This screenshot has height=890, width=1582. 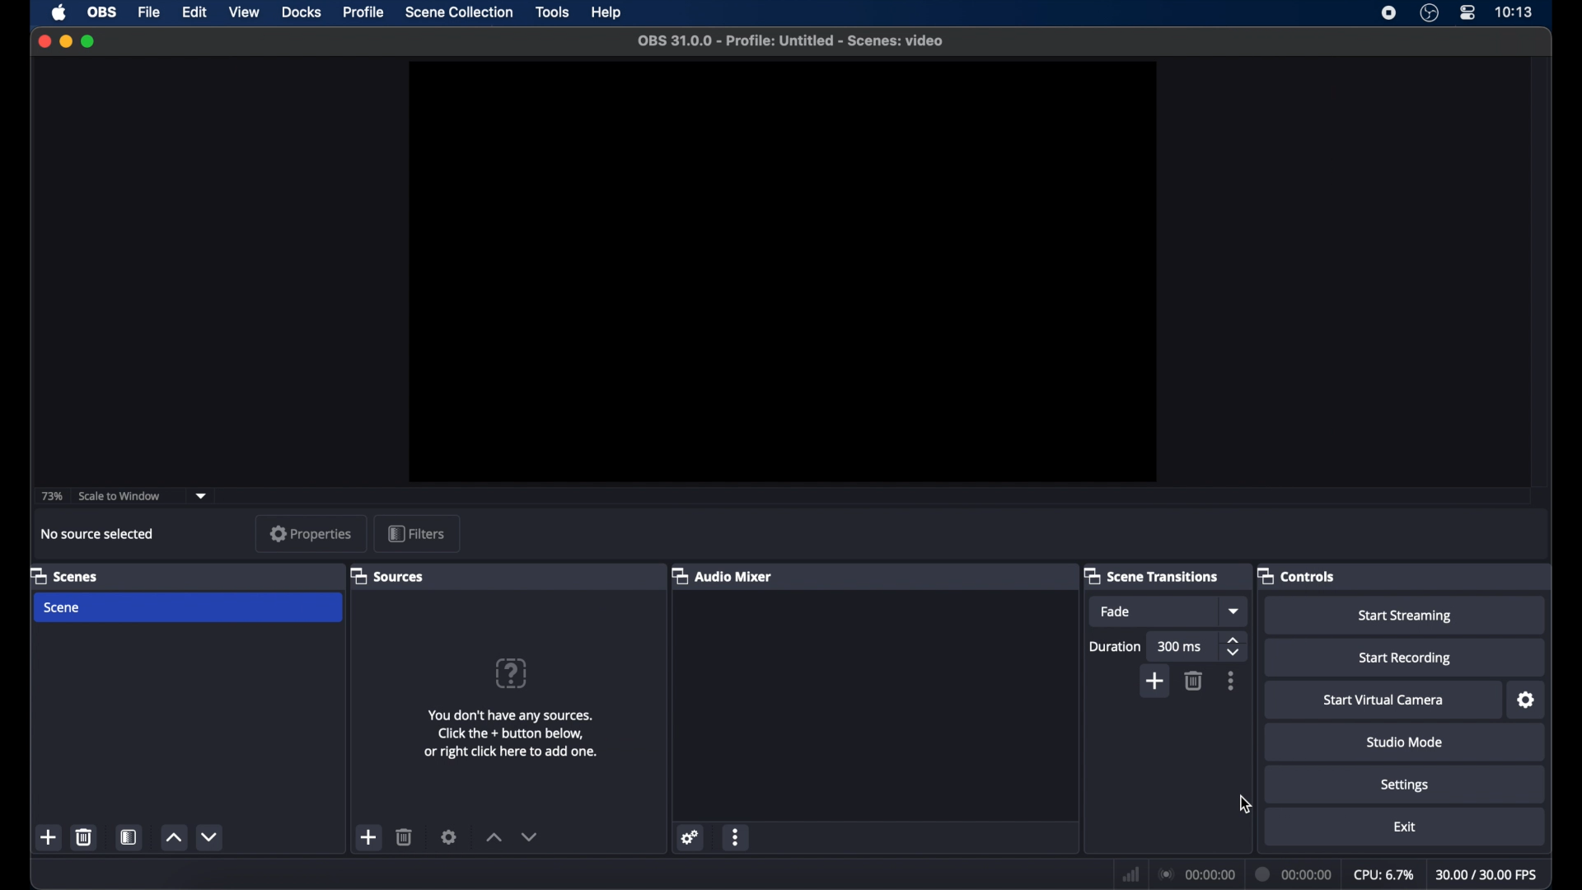 What do you see at coordinates (461, 12) in the screenshot?
I see `scene collection` at bounding box center [461, 12].